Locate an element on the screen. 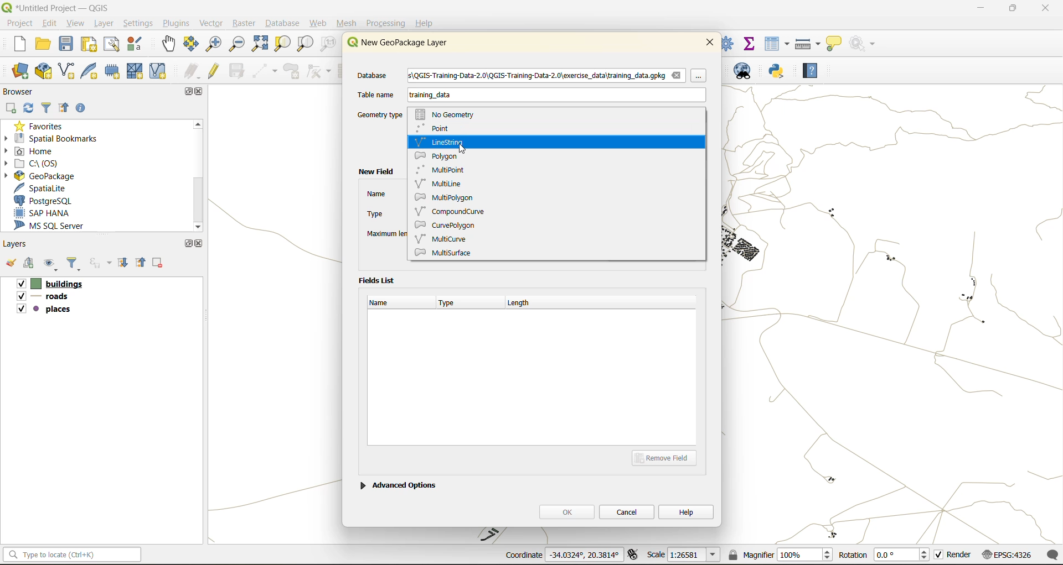 The height and width of the screenshot is (565, 1063). name is located at coordinates (384, 302).